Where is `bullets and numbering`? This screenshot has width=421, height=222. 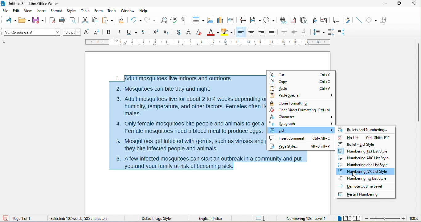 bullets and numbering is located at coordinates (364, 129).